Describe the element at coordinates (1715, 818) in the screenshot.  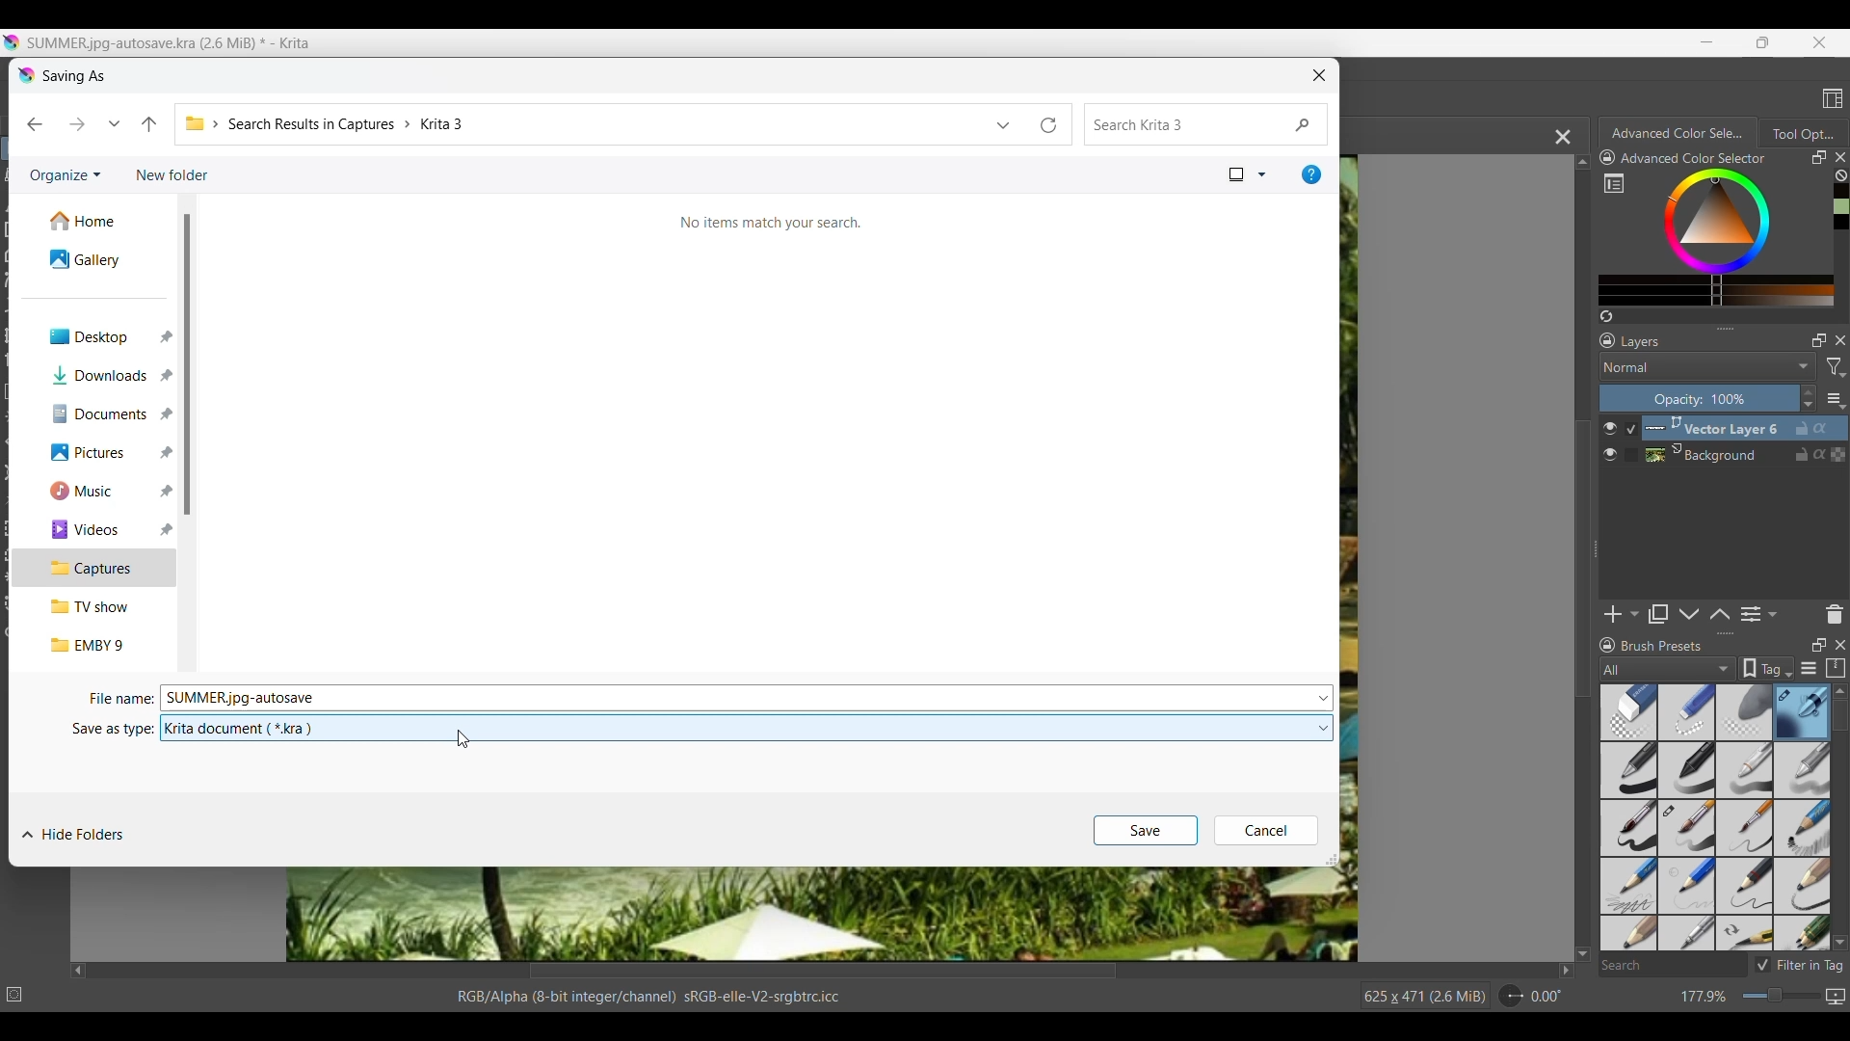
I see `Brush presets with current selection highlighted` at that location.